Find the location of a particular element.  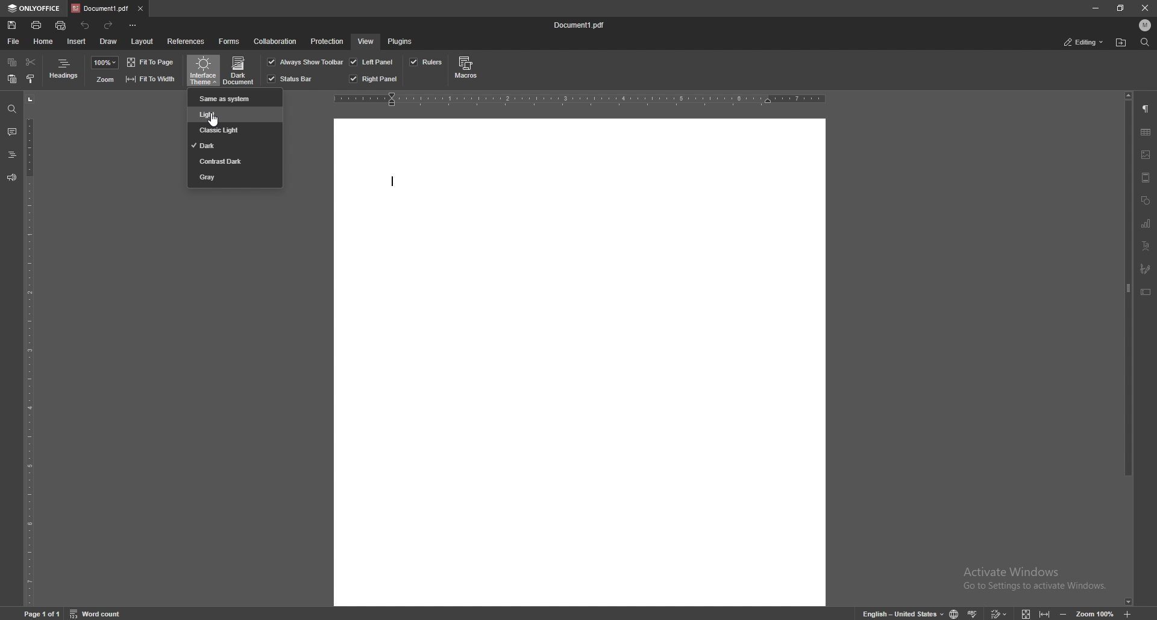

dark is located at coordinates (235, 146).